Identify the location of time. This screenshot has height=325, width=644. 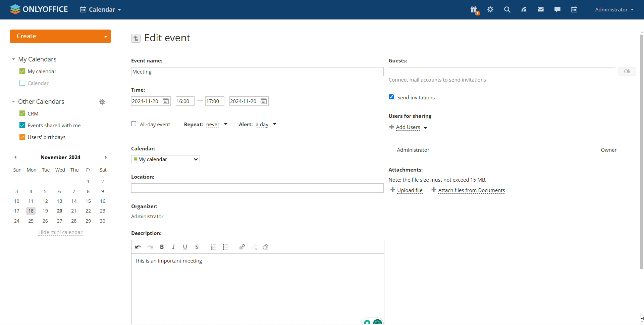
(139, 89).